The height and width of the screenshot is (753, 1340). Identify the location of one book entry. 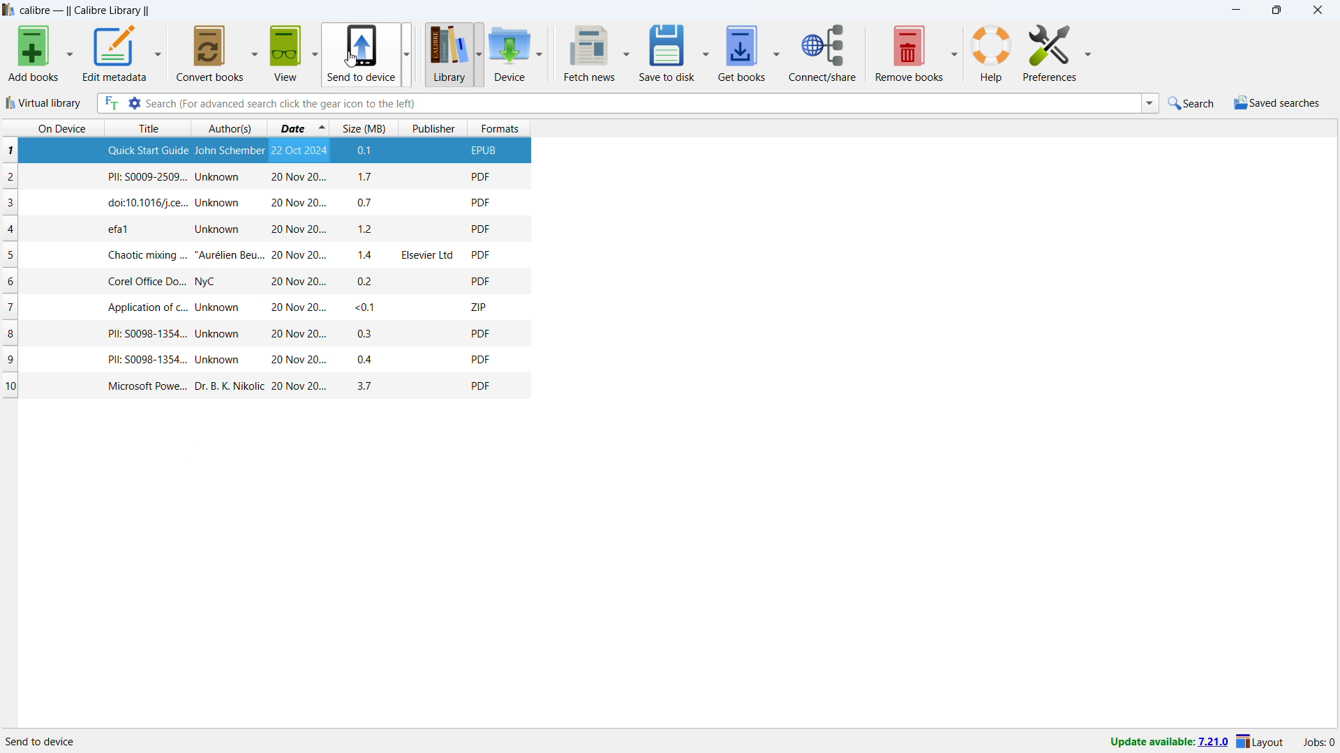
(260, 229).